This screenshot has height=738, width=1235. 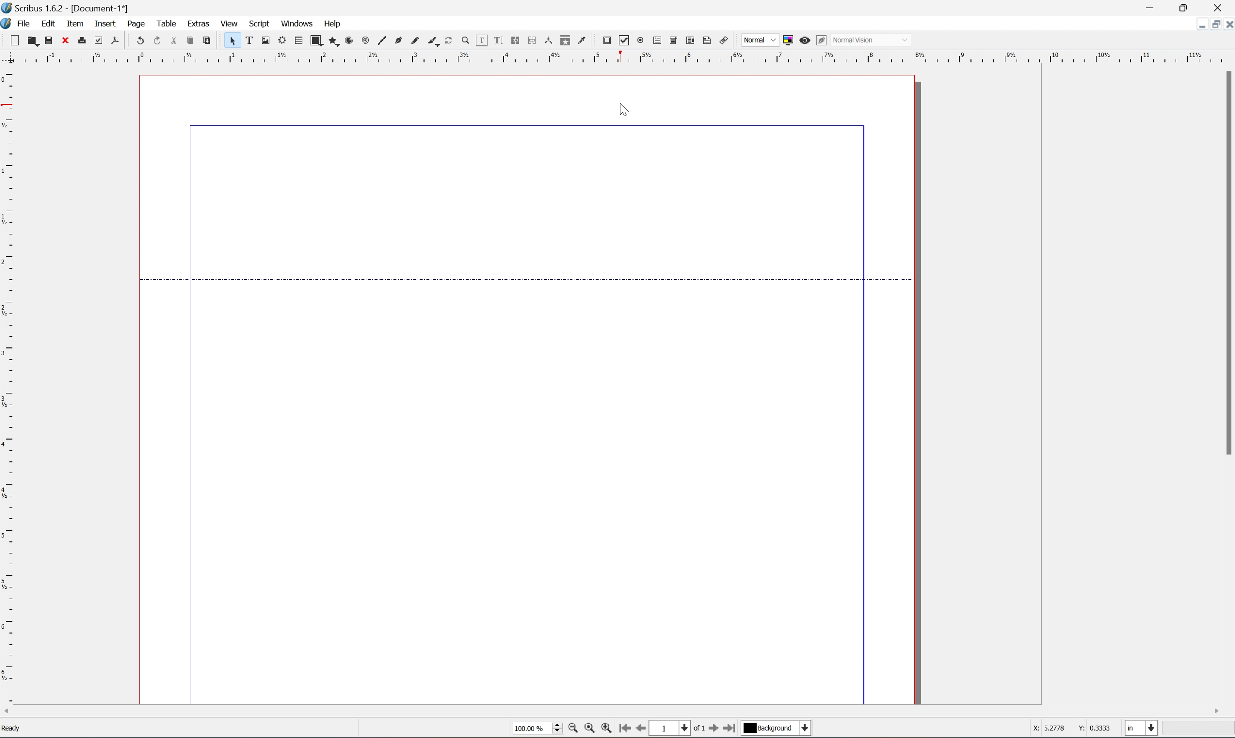 I want to click on Ready, so click(x=14, y=730).